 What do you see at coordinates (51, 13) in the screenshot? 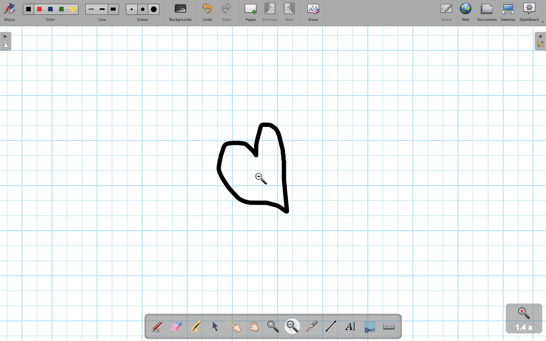
I see `Color` at bounding box center [51, 13].